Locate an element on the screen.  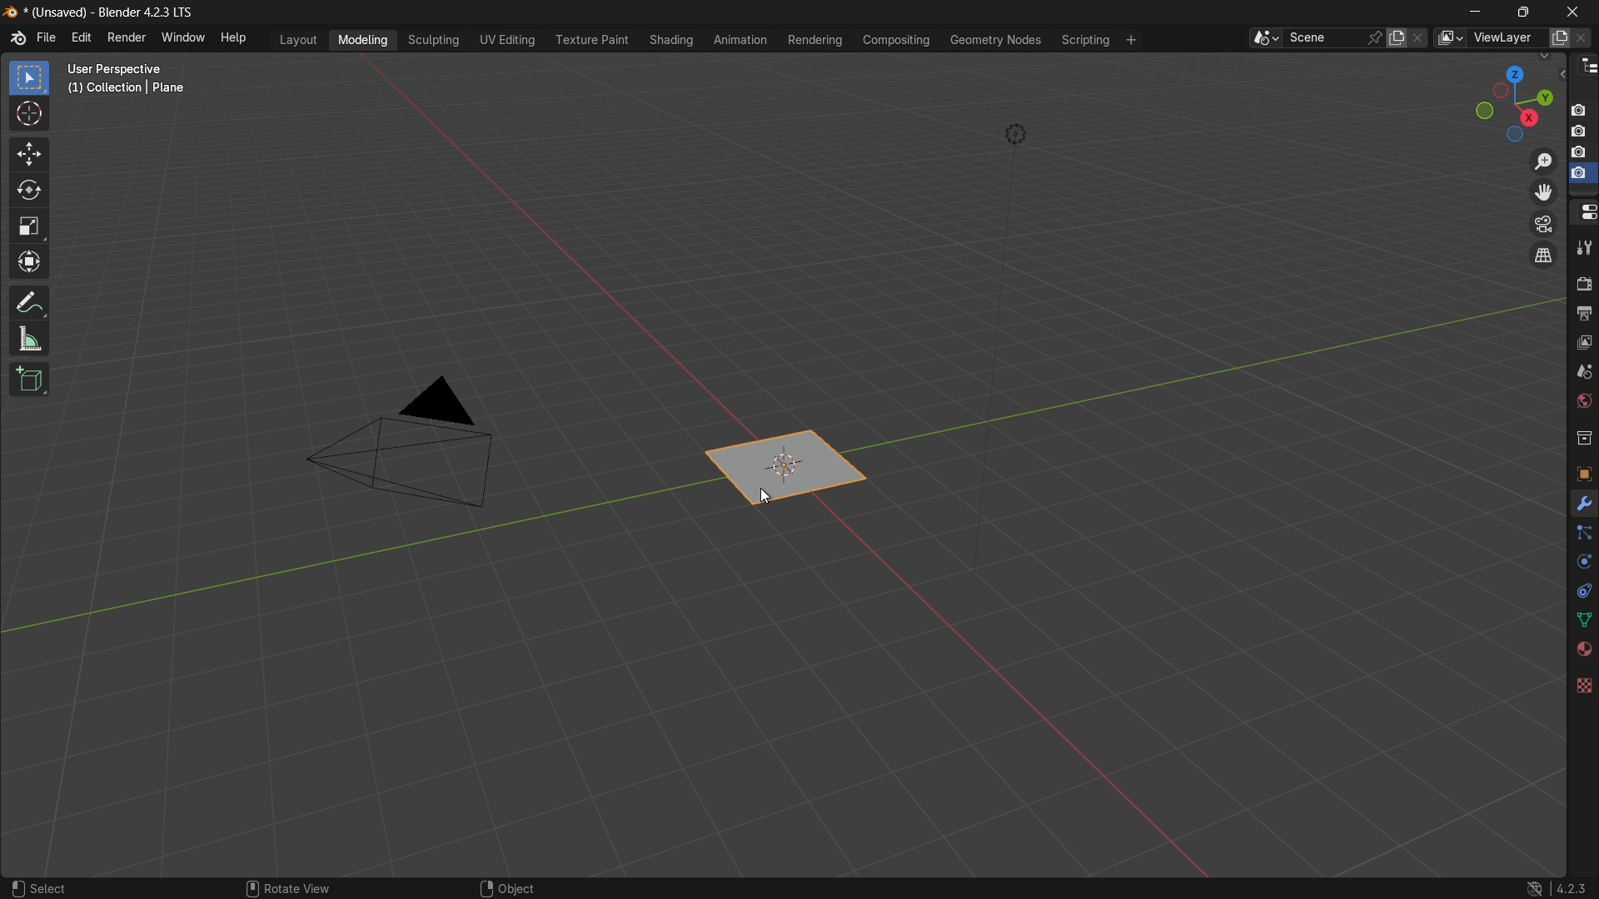
tools is located at coordinates (1583, 249).